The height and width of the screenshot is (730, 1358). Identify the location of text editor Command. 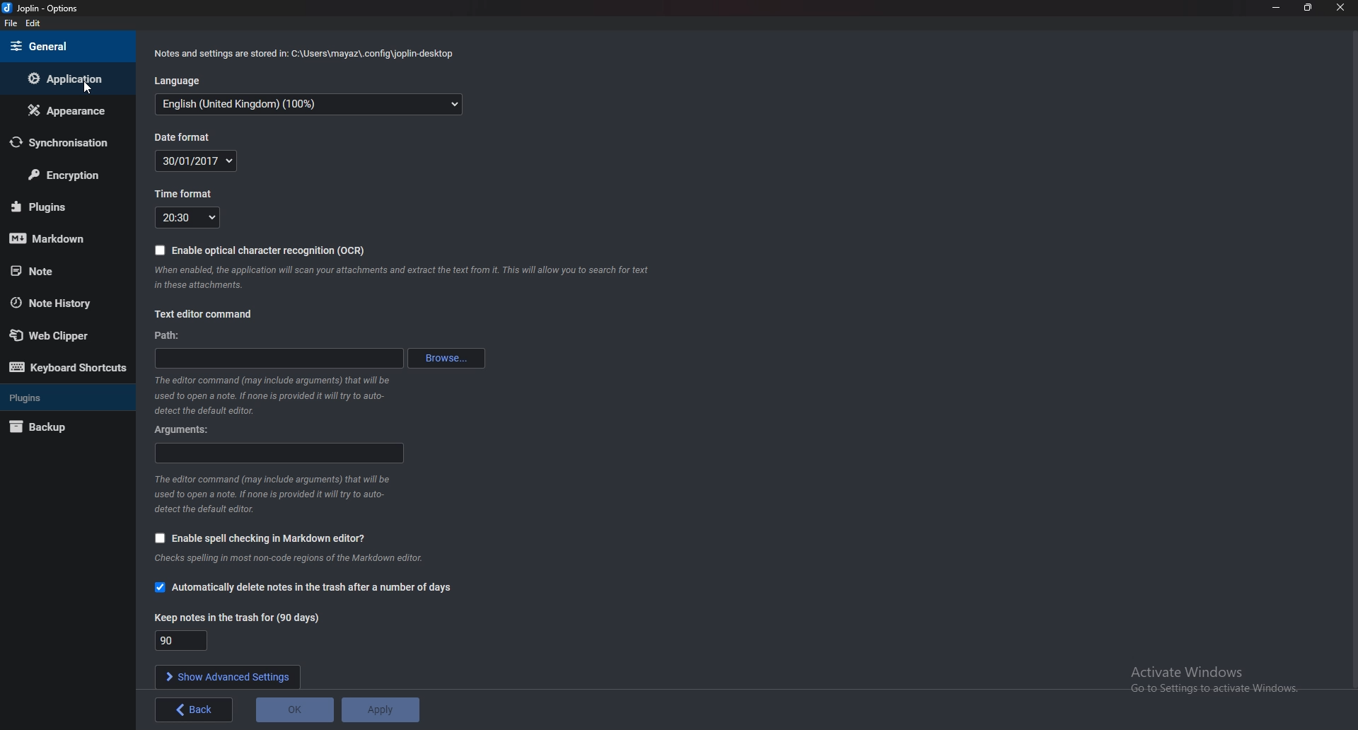
(207, 313).